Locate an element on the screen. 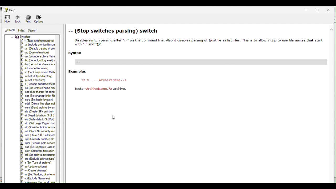 The height and width of the screenshot is (189, 336).  is located at coordinates (35, 80).